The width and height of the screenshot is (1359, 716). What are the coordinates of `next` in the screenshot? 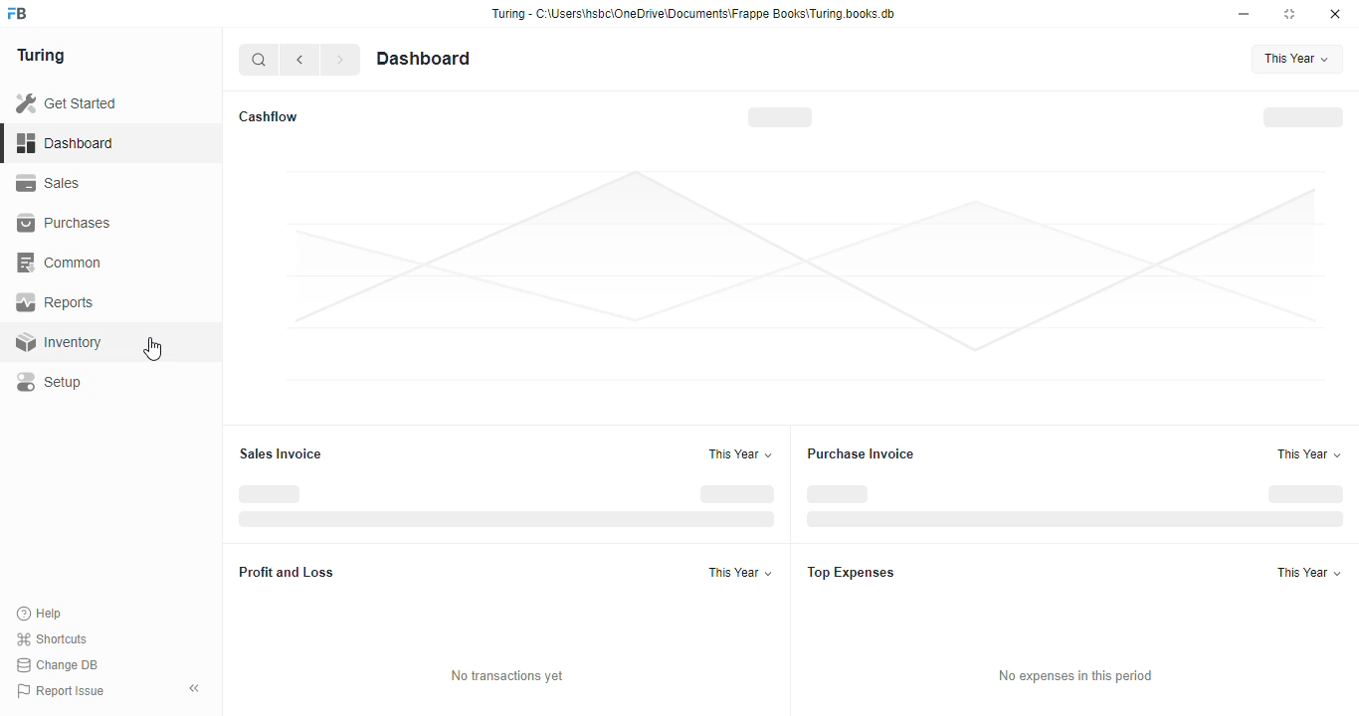 It's located at (340, 60).